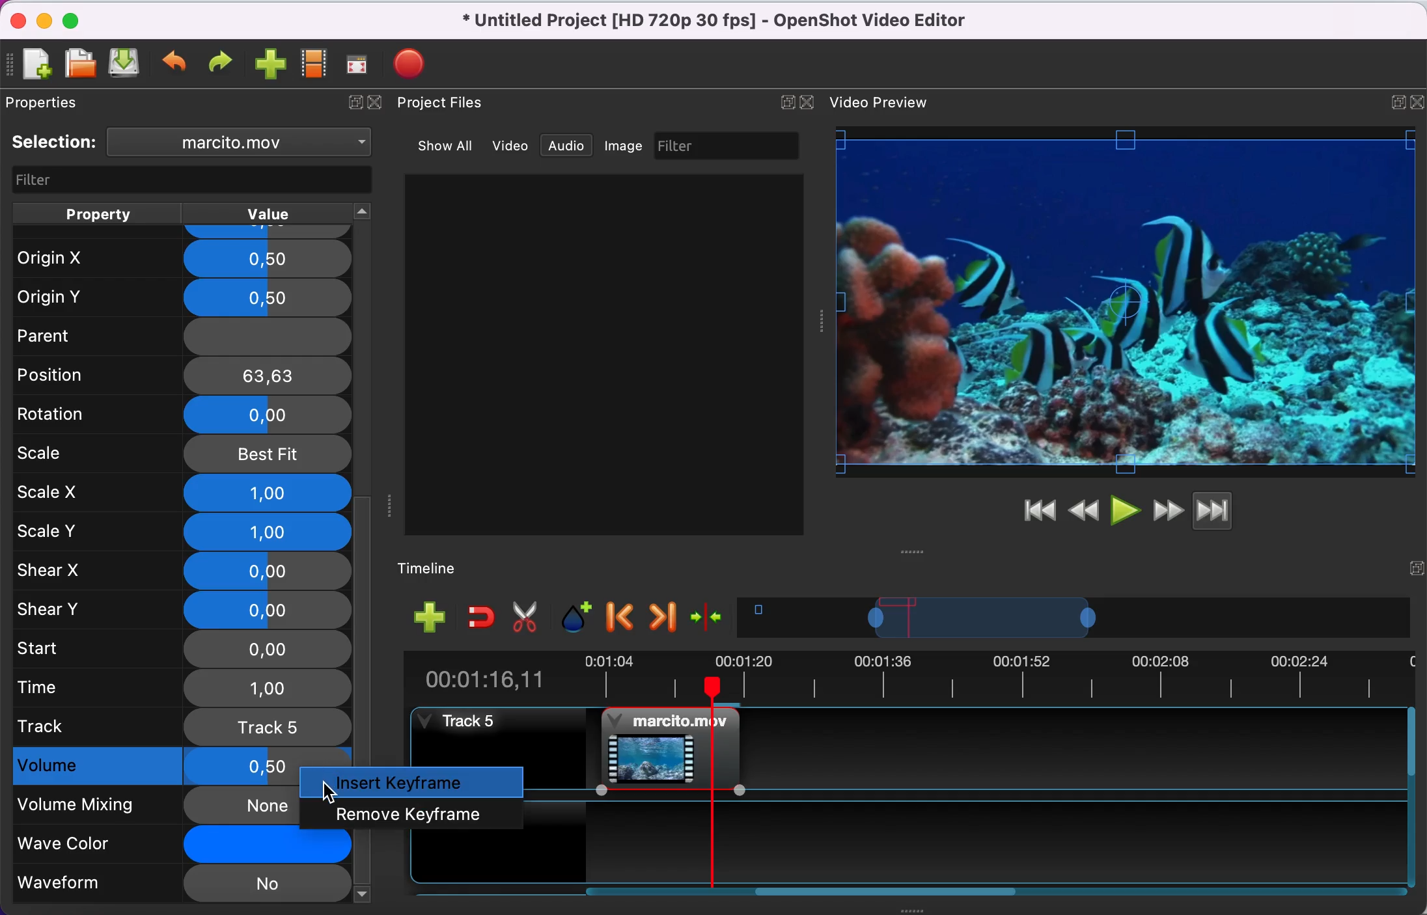 The height and width of the screenshot is (915, 1427). Describe the element at coordinates (1077, 621) in the screenshot. I see `timeline` at that location.